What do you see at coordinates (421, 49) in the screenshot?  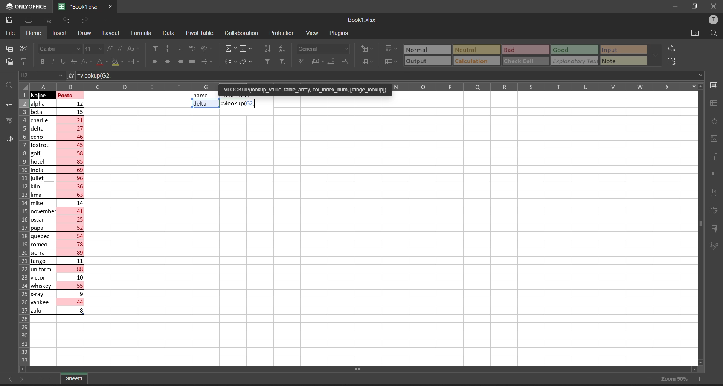 I see `Normal` at bounding box center [421, 49].